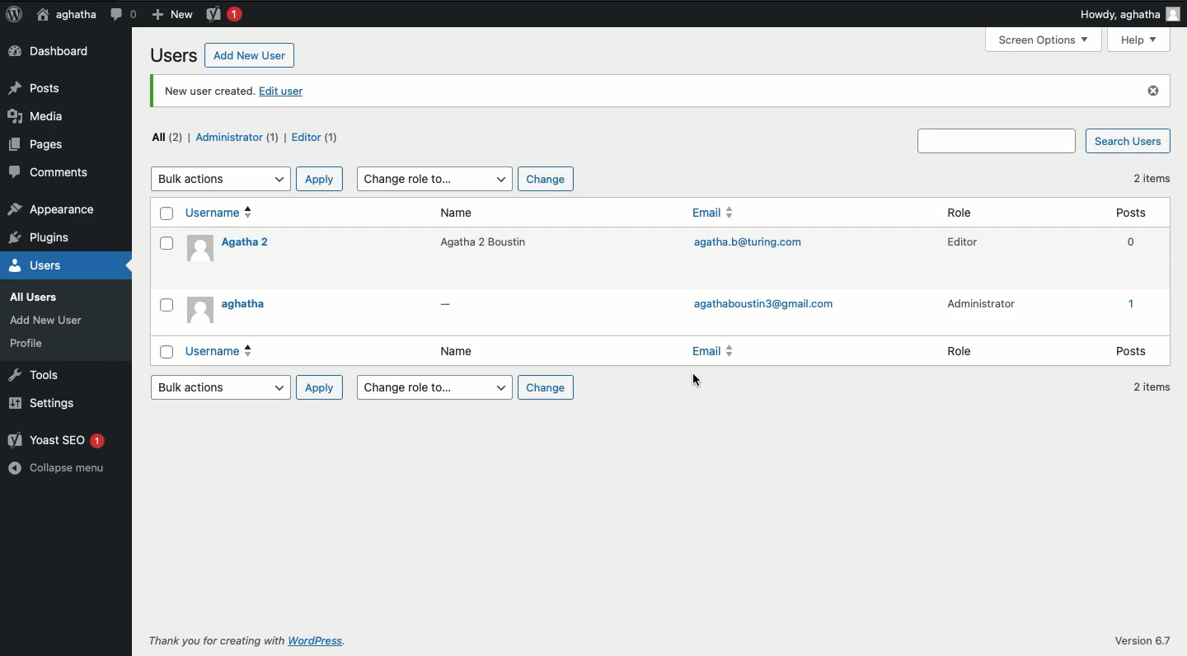 The height and width of the screenshot is (656, 1187). What do you see at coordinates (326, 642) in the screenshot?
I see `wordpress` at bounding box center [326, 642].